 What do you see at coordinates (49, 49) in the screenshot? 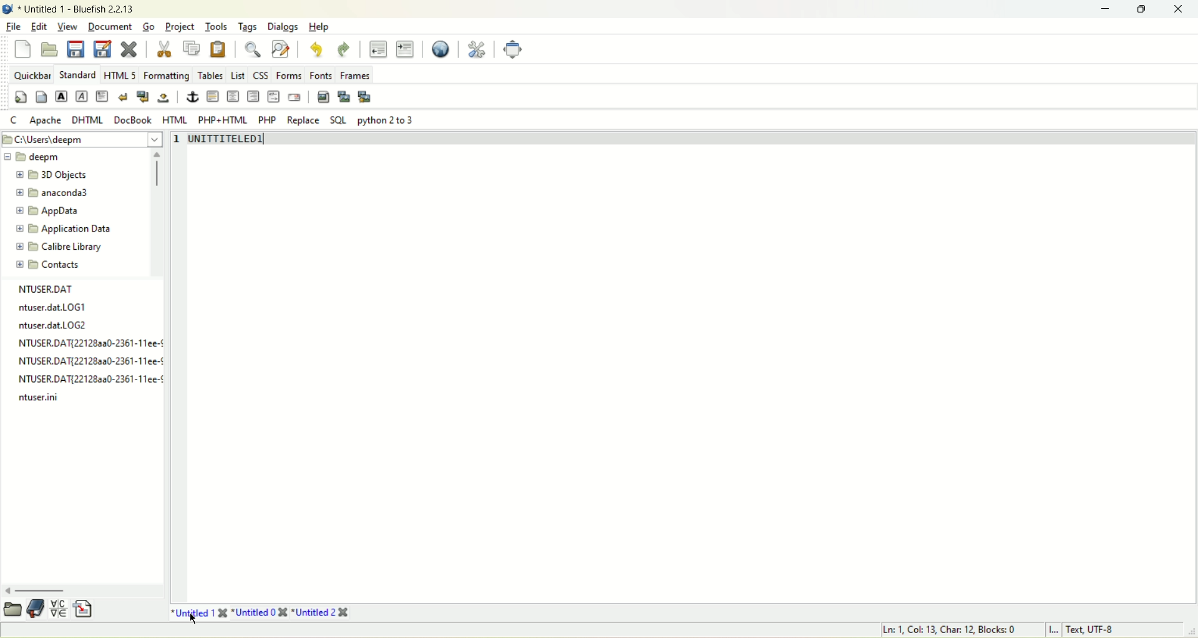
I see `open file` at bounding box center [49, 49].